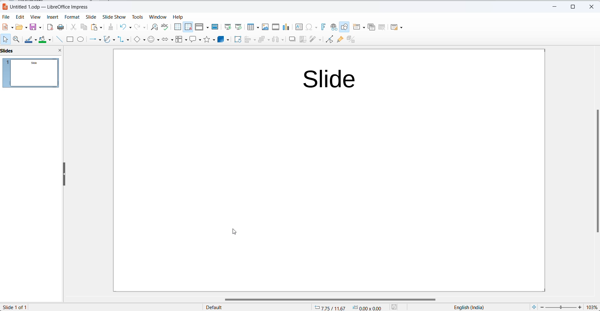 This screenshot has height=311, width=600. I want to click on Export as PDF, so click(49, 27).